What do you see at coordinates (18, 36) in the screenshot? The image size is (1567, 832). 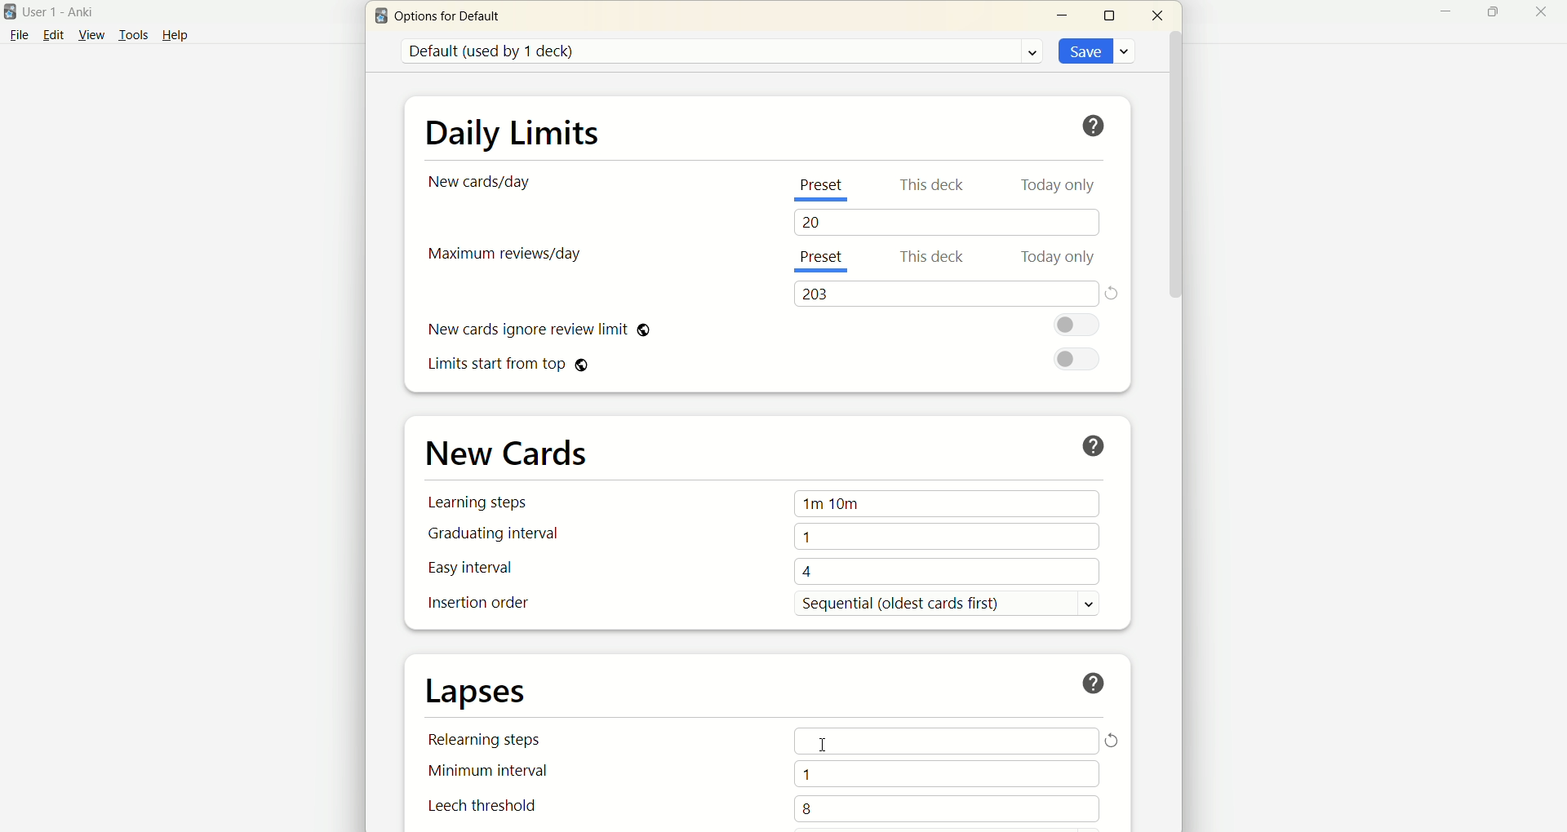 I see `file` at bounding box center [18, 36].